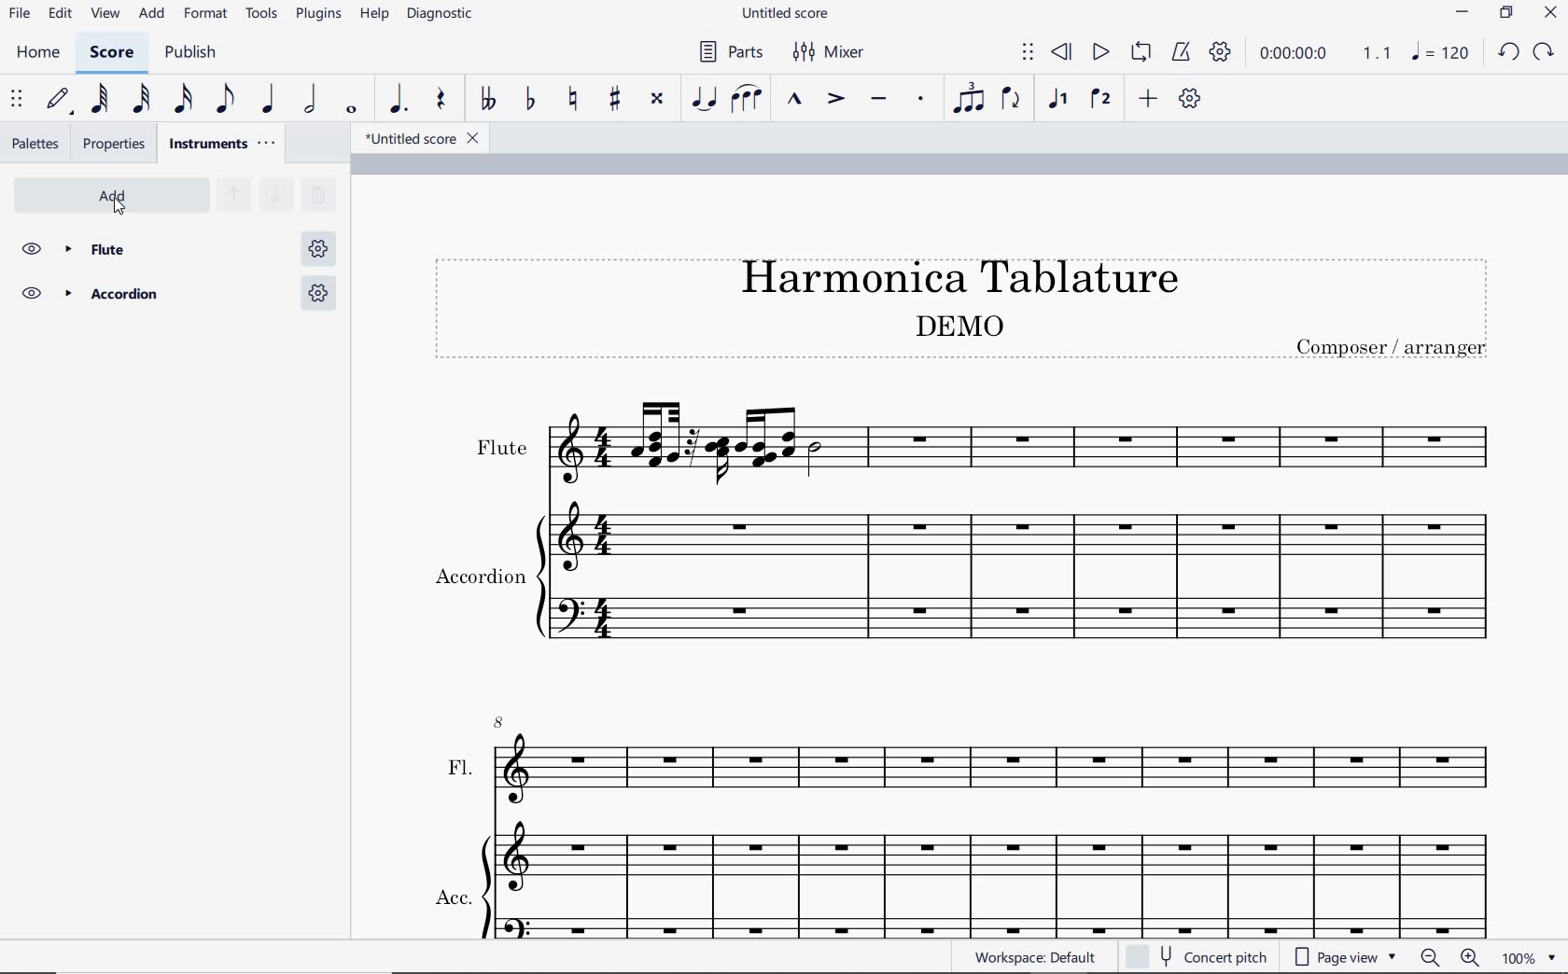 The height and width of the screenshot is (974, 1568). What do you see at coordinates (1100, 55) in the screenshot?
I see `play` at bounding box center [1100, 55].